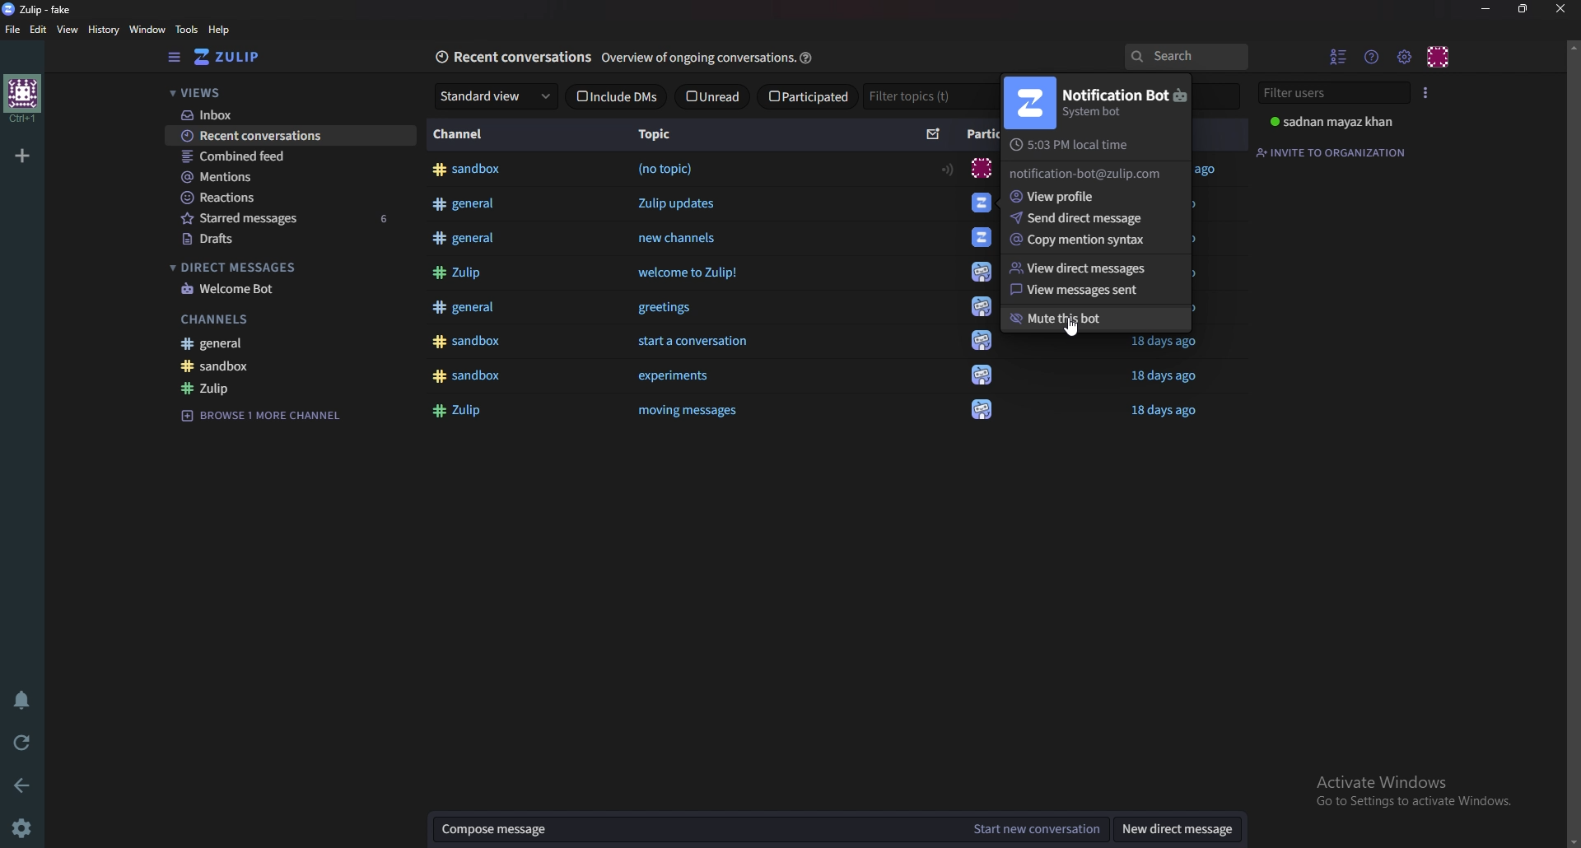 The height and width of the screenshot is (848, 1581). I want to click on icon, so click(978, 240).